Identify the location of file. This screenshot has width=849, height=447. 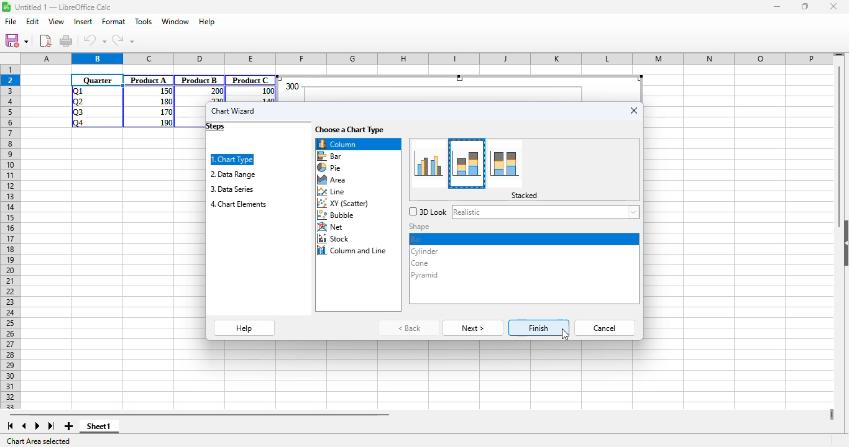
(11, 22).